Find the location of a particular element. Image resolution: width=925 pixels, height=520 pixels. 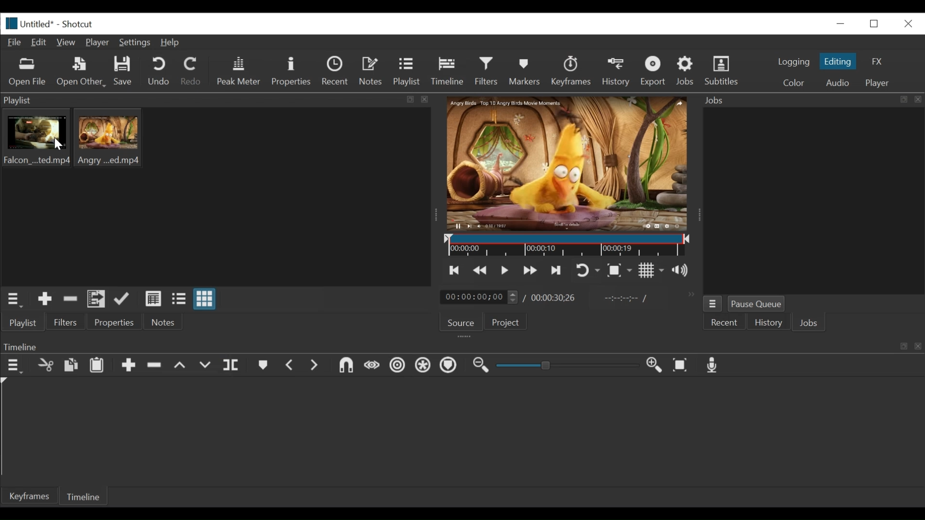

lift is located at coordinates (181, 366).